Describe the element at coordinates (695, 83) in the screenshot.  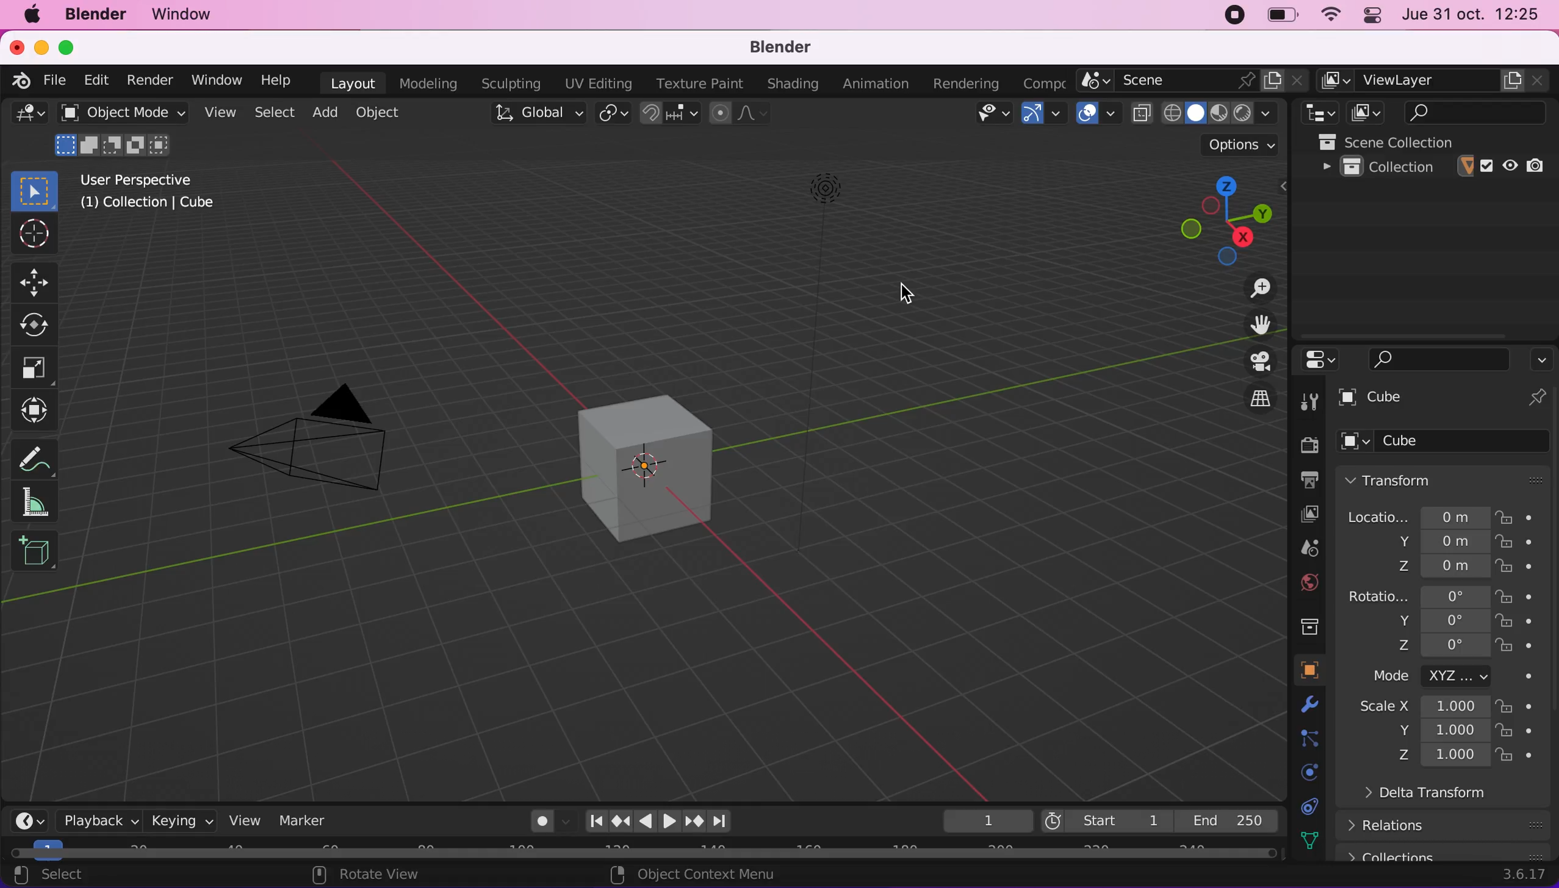
I see `texture paint` at that location.